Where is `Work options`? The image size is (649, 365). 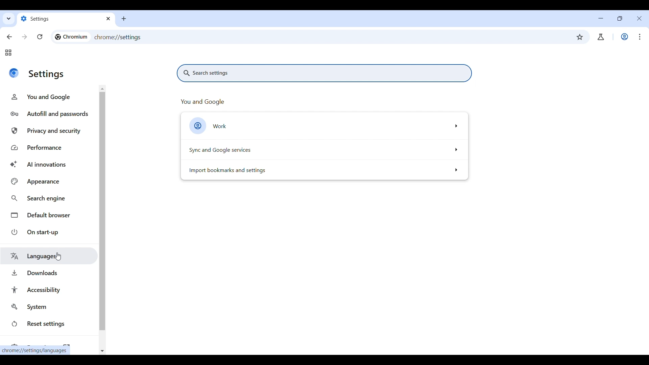 Work options is located at coordinates (323, 126).